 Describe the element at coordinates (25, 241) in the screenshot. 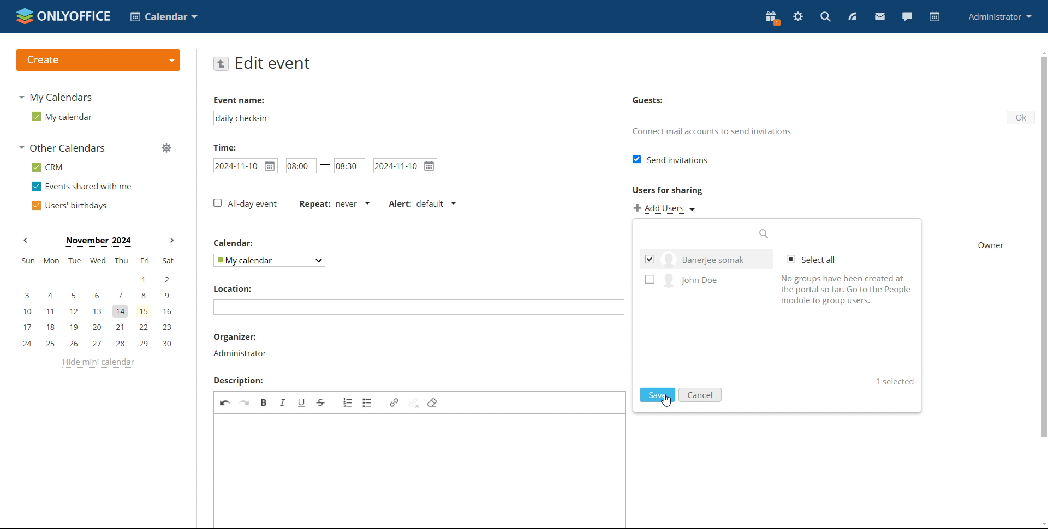

I see `previous month` at that location.